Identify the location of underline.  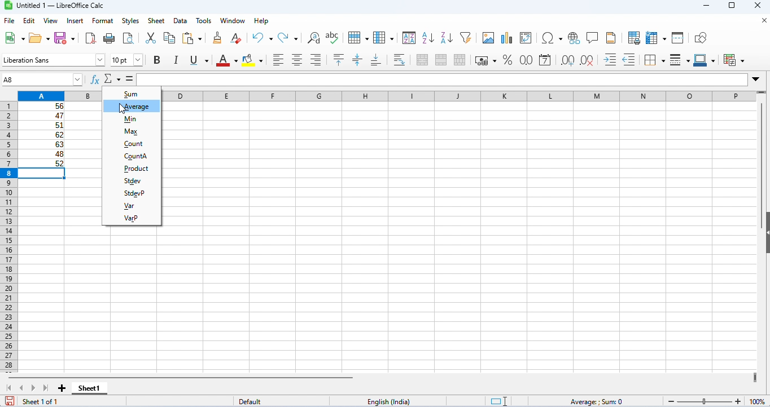
(198, 60).